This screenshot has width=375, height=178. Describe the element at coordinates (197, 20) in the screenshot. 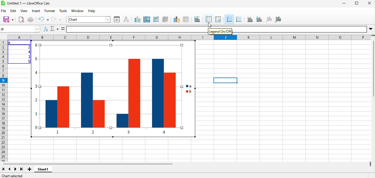

I see `title` at that location.